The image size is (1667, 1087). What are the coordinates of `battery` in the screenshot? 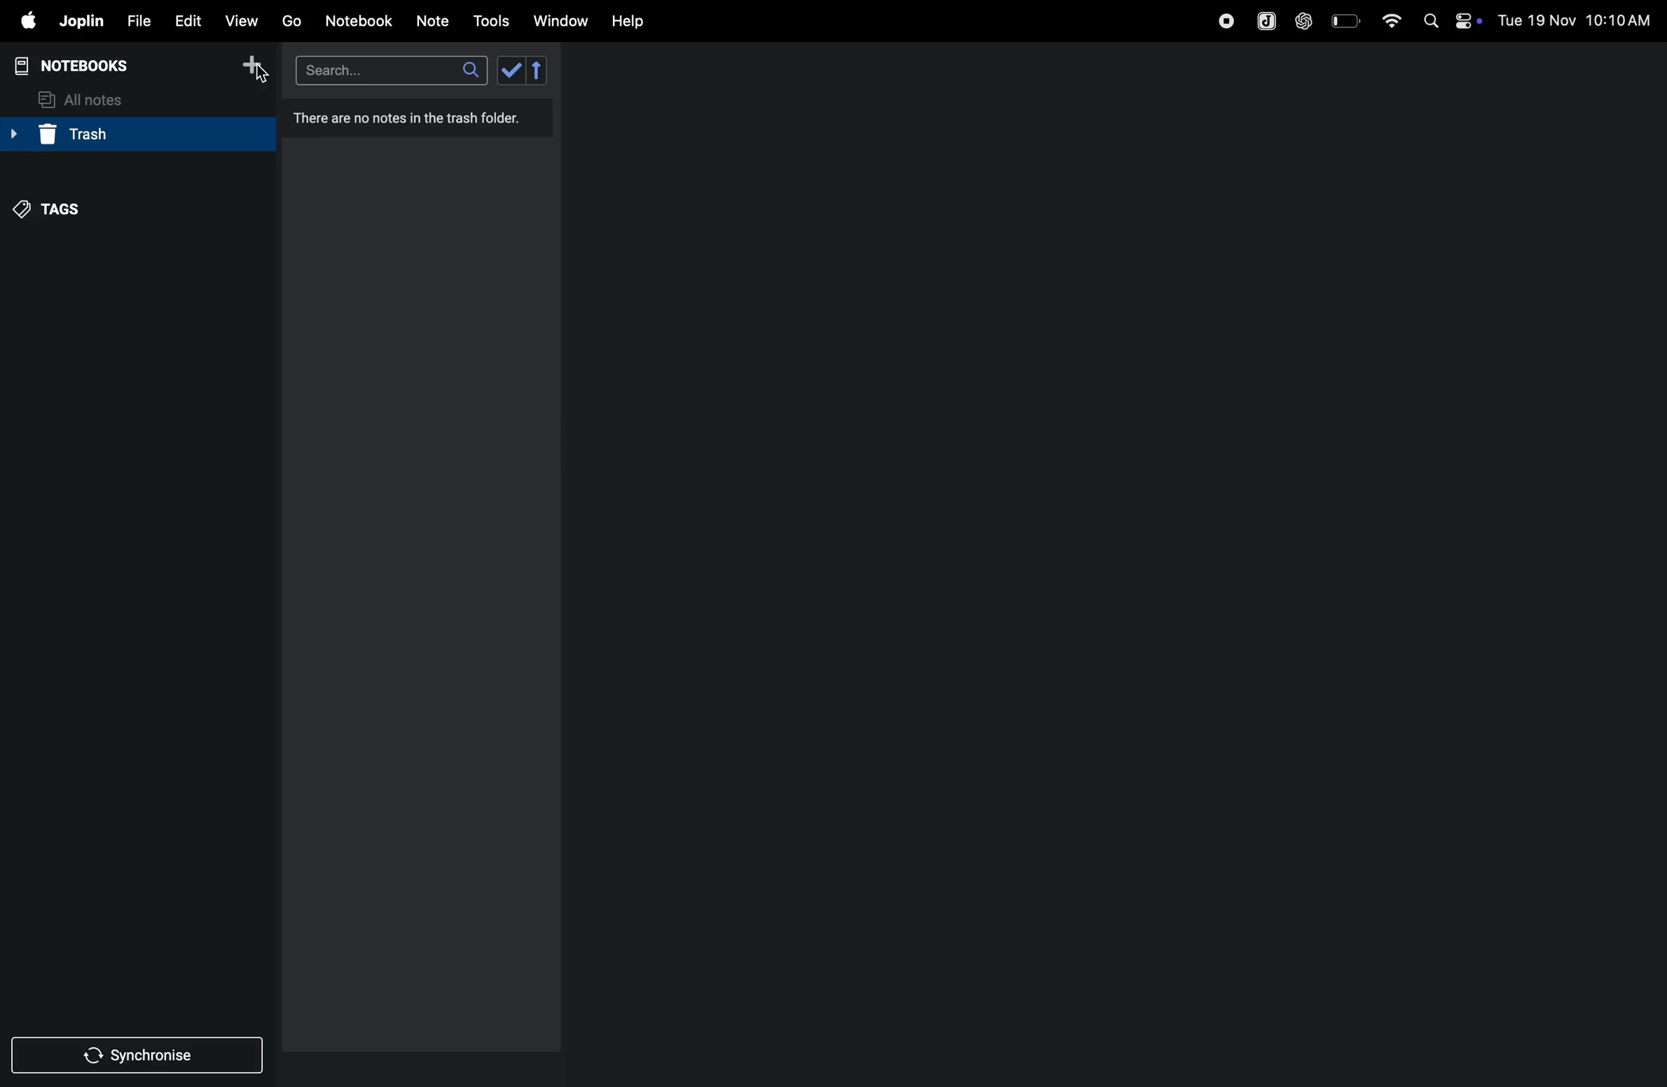 It's located at (1344, 20).